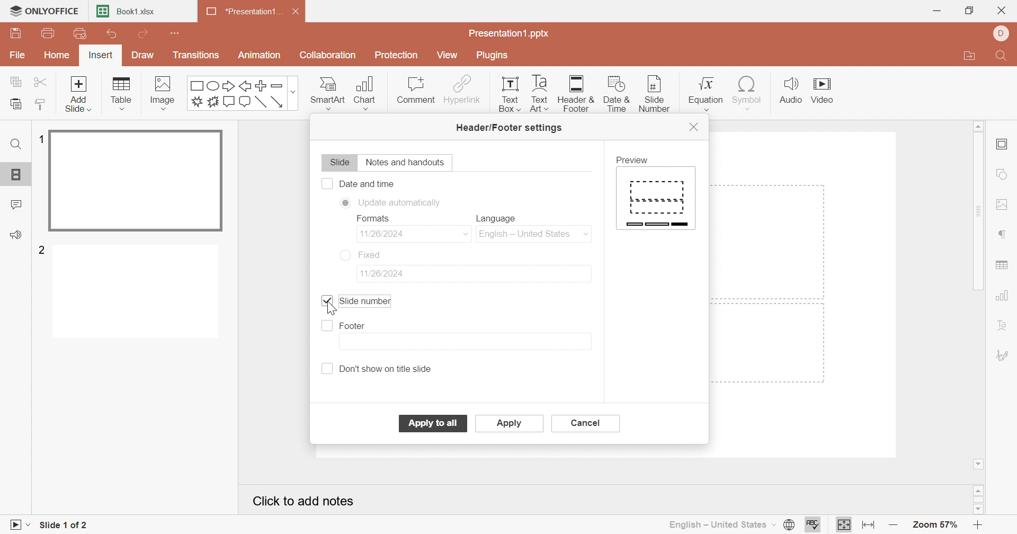 The image size is (1017, 534). What do you see at coordinates (1004, 296) in the screenshot?
I see `Chart settings` at bounding box center [1004, 296].